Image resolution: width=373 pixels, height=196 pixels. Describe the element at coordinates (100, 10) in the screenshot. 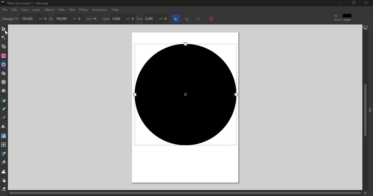

I see `Extensions` at that location.